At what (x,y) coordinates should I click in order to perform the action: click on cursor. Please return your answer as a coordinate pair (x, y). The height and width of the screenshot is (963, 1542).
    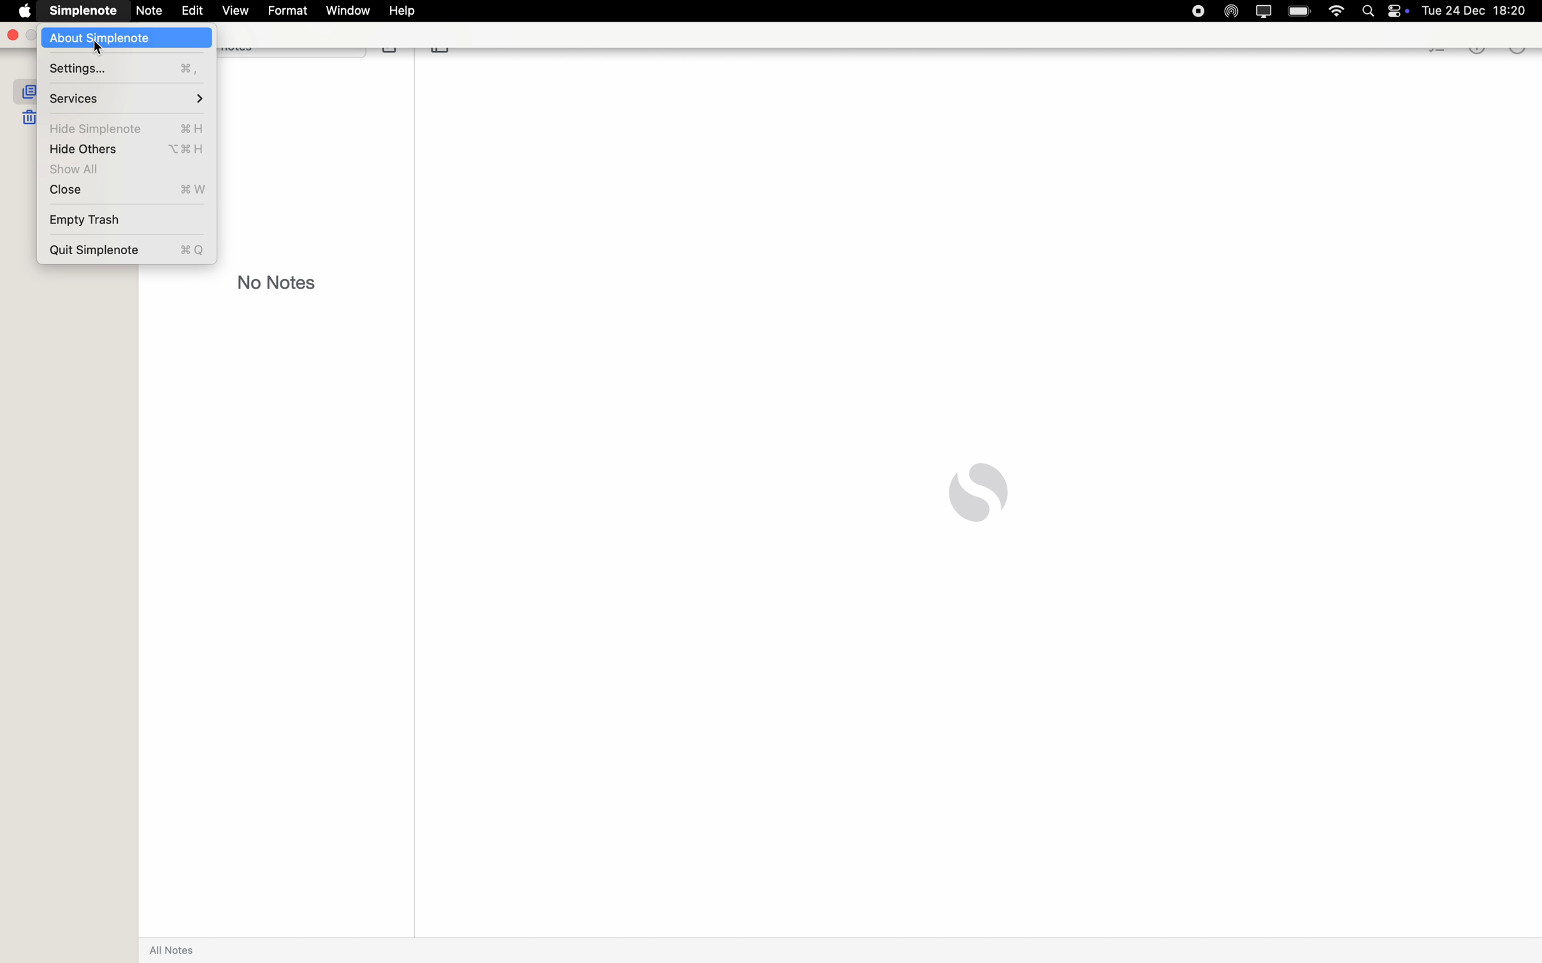
    Looking at the image, I should click on (94, 45).